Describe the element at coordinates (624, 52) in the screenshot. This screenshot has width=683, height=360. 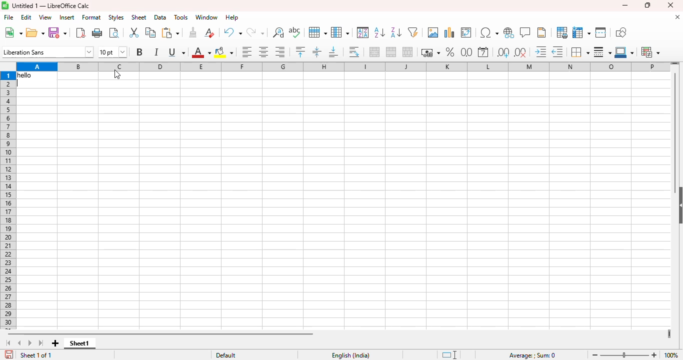
I see `border color` at that location.